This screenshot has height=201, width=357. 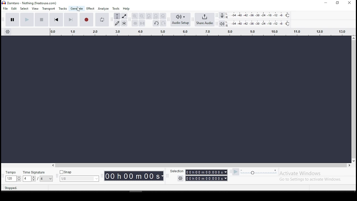 What do you see at coordinates (135, 23) in the screenshot?
I see `trim audio outside selection` at bounding box center [135, 23].